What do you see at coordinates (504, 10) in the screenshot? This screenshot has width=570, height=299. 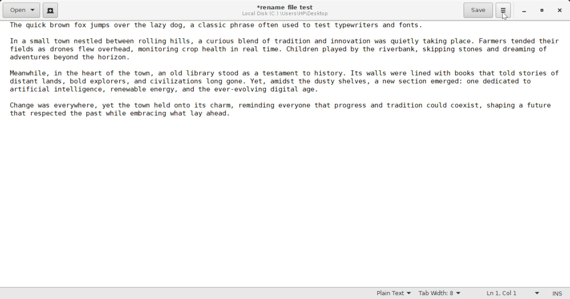 I see `Menu` at bounding box center [504, 10].